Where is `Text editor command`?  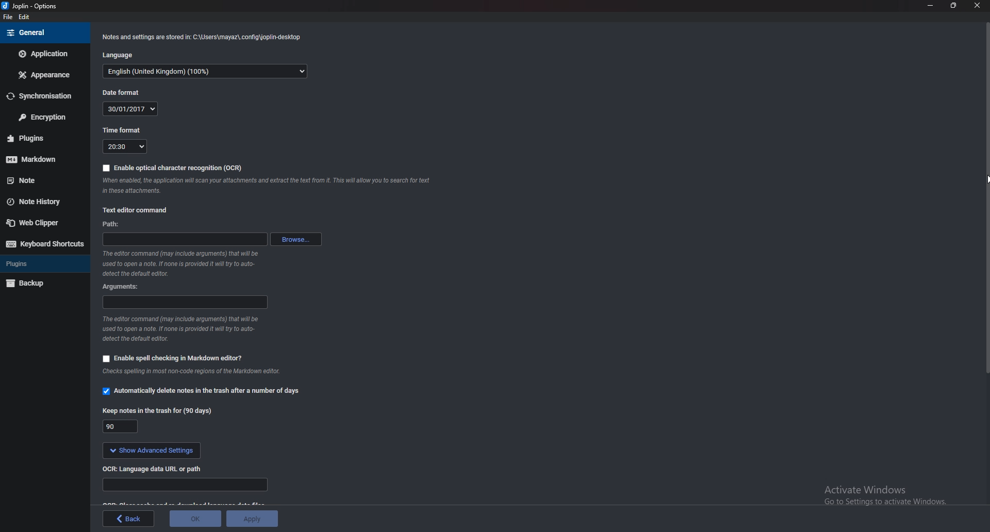
Text editor command is located at coordinates (139, 210).